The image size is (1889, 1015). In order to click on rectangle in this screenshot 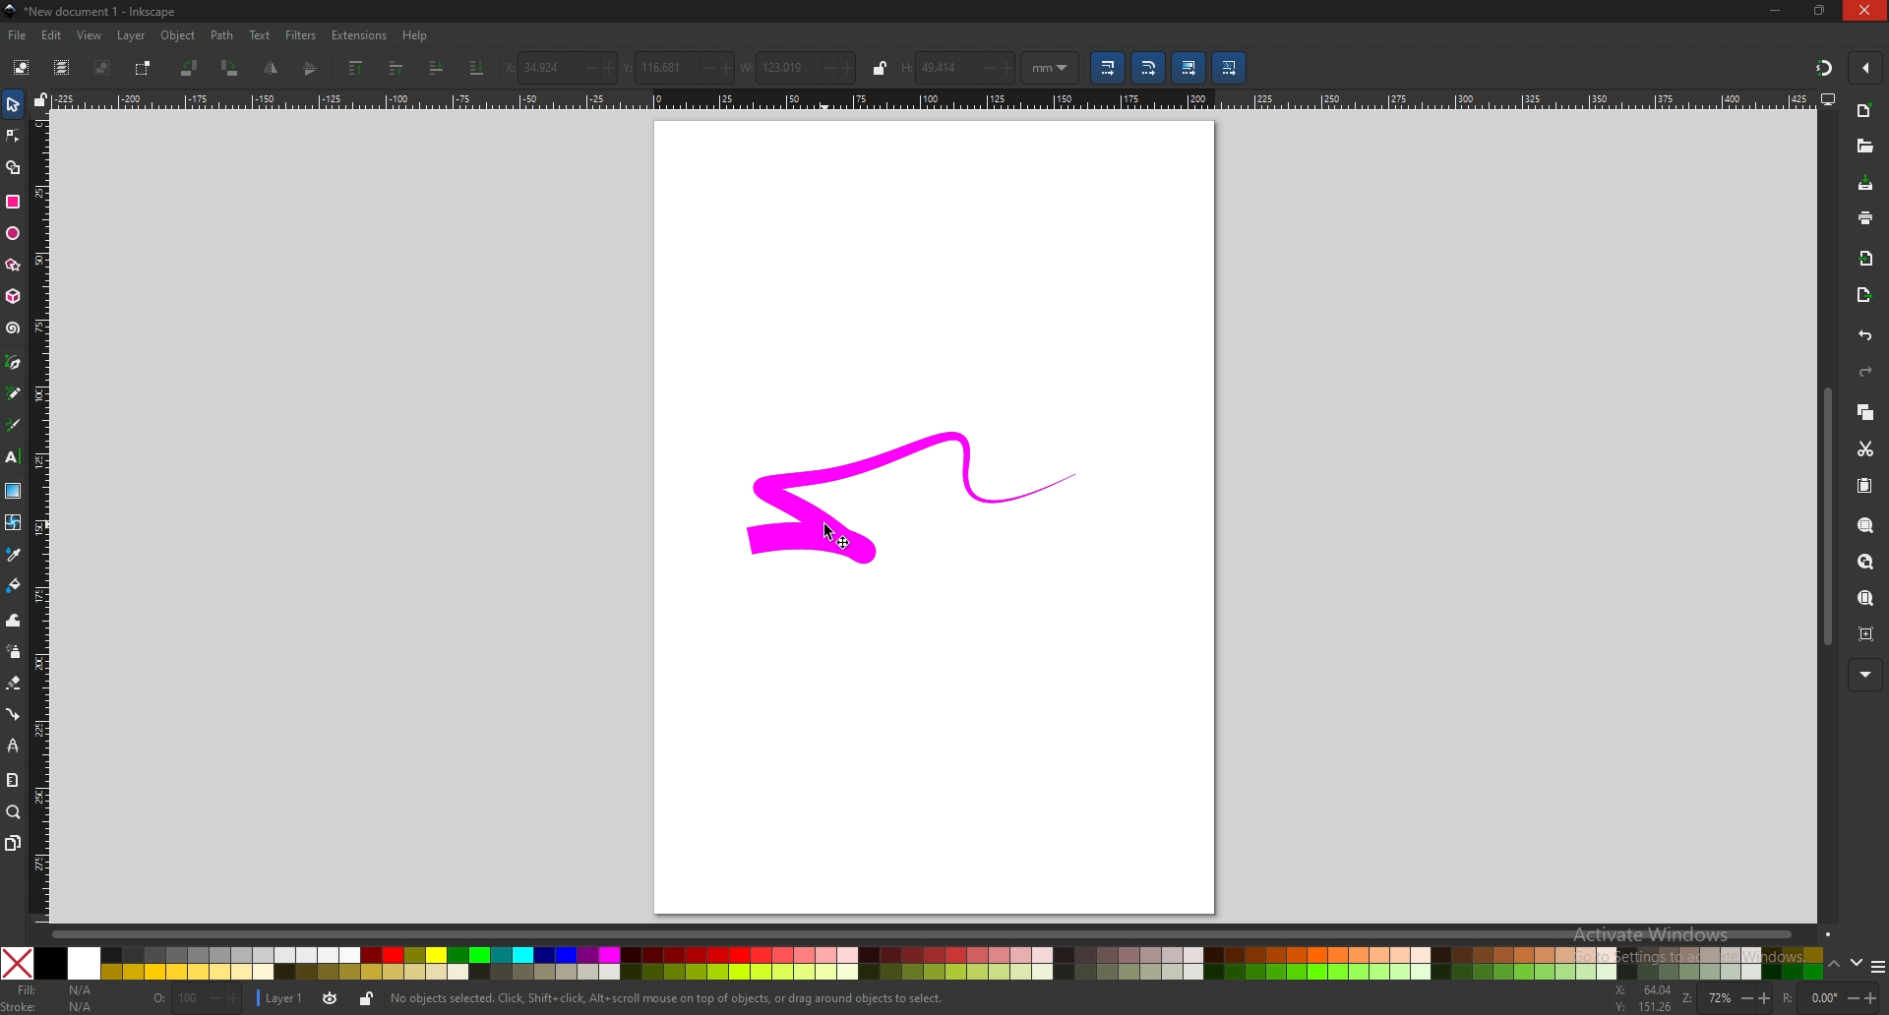, I will do `click(12, 202)`.